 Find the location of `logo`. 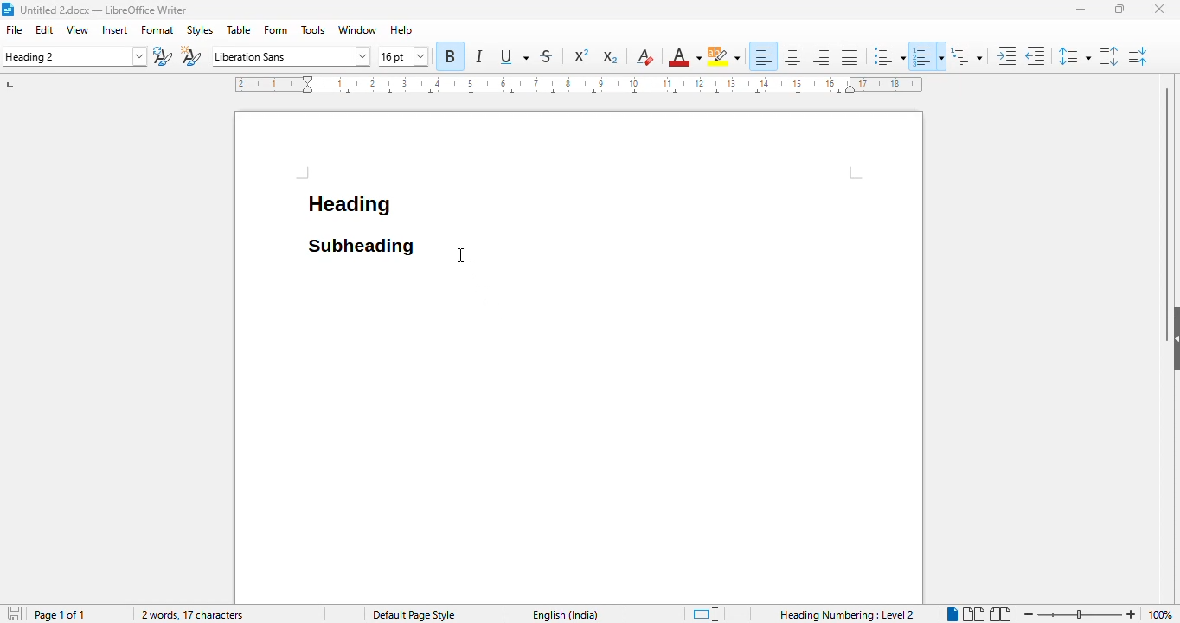

logo is located at coordinates (8, 10).